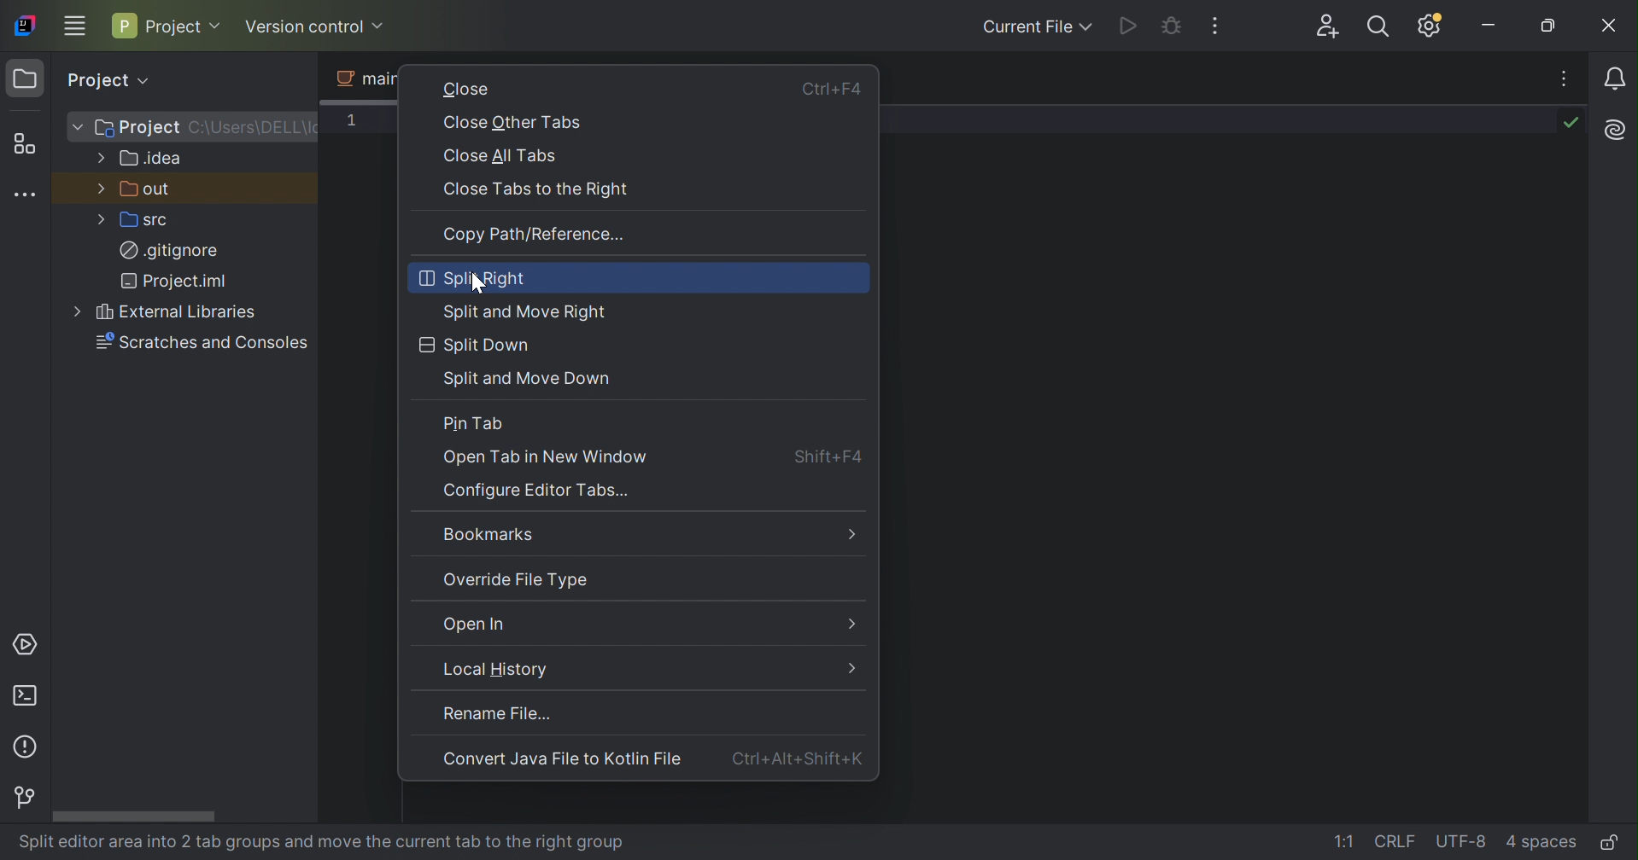 The image size is (1638, 860). What do you see at coordinates (529, 381) in the screenshot?
I see `Split and Move down` at bounding box center [529, 381].